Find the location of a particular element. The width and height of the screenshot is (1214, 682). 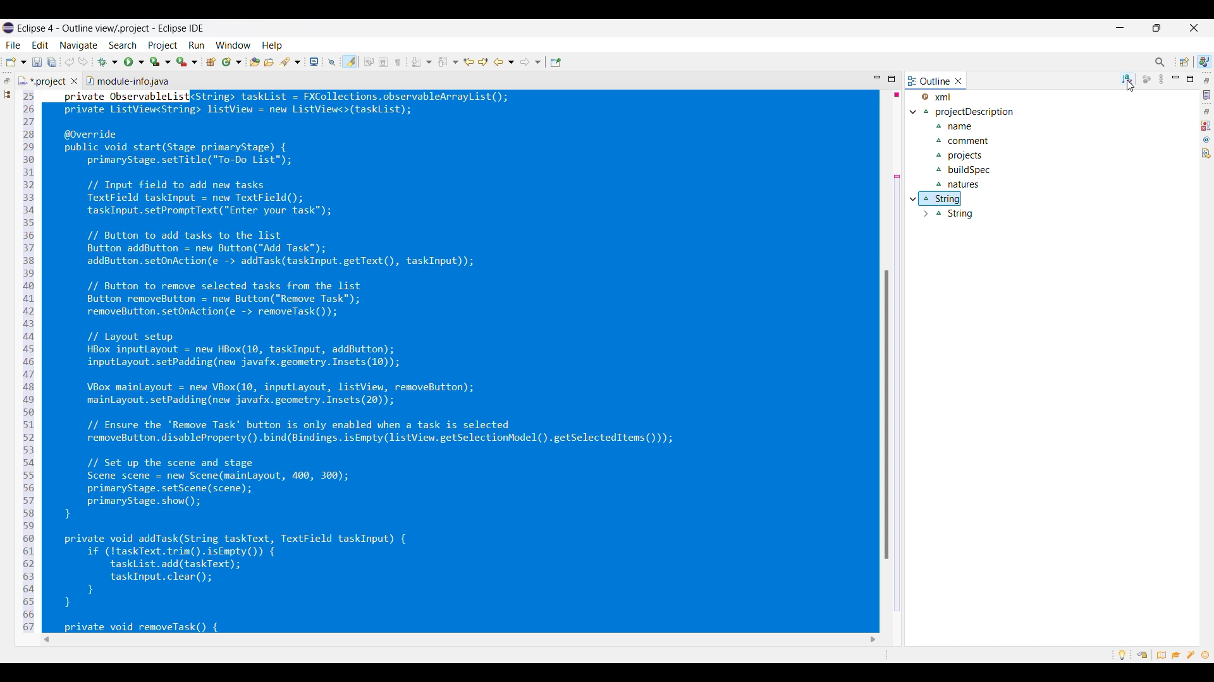

Declaration is located at coordinates (1206, 153).